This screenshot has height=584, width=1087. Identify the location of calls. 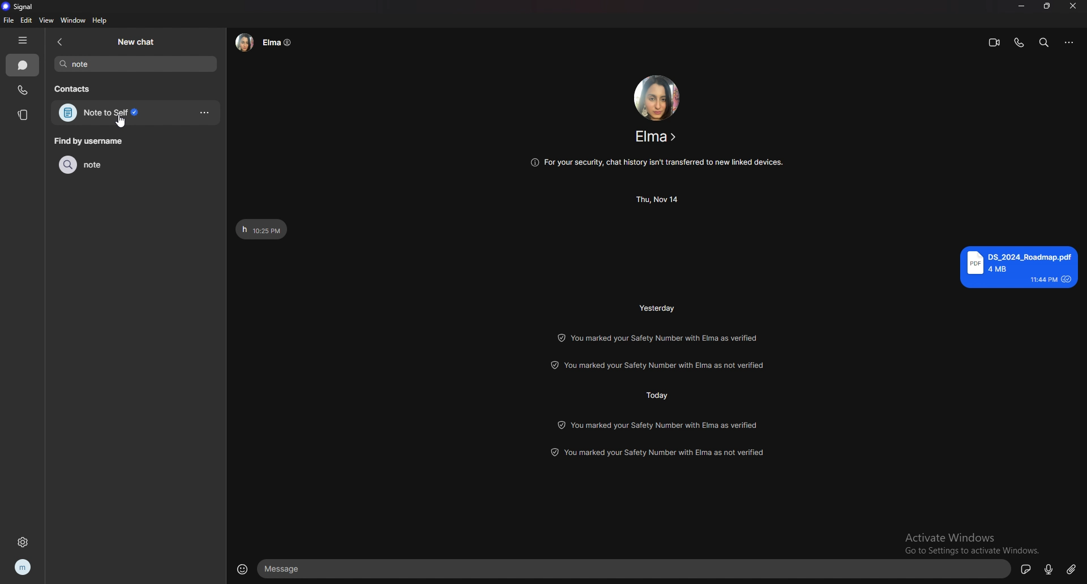
(23, 90).